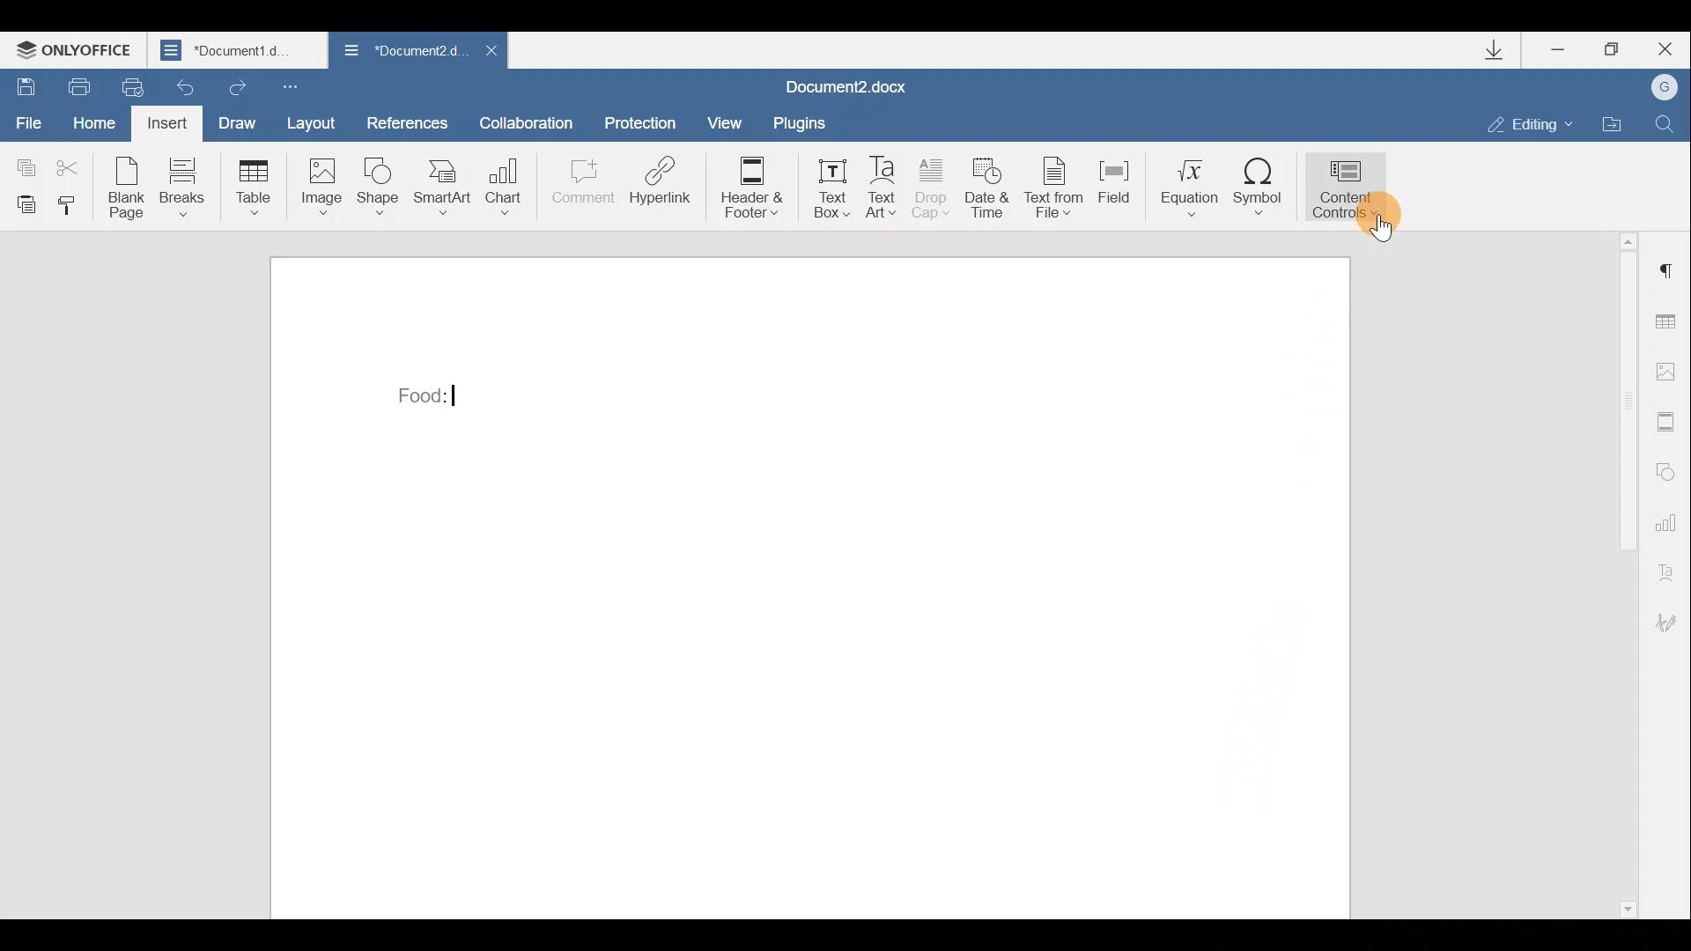 Image resolution: width=1691 pixels, height=951 pixels. What do you see at coordinates (1122, 193) in the screenshot?
I see `Field` at bounding box center [1122, 193].